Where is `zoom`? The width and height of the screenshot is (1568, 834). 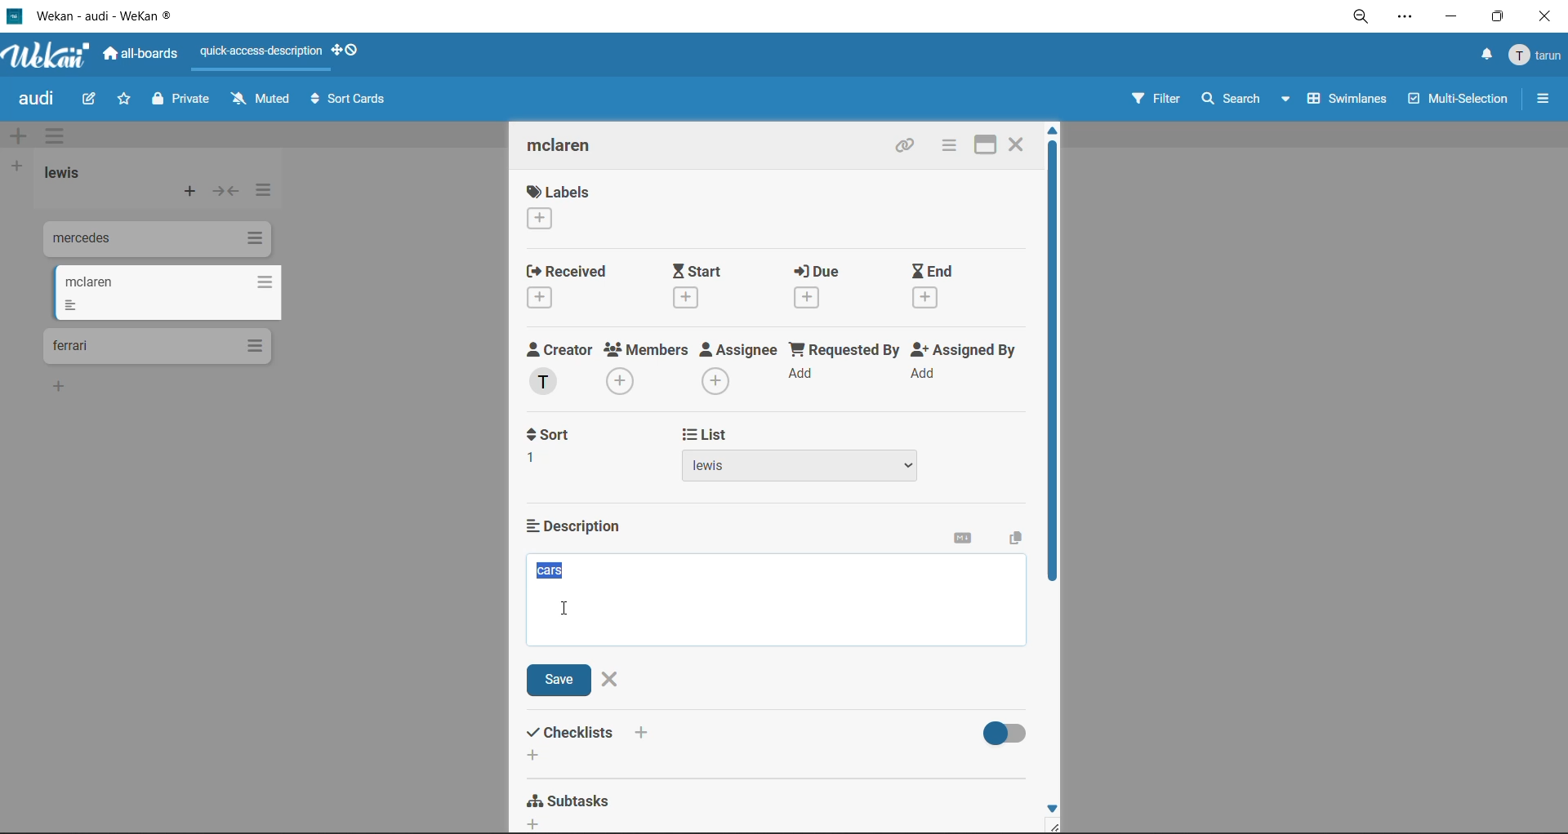
zoom is located at coordinates (1361, 18).